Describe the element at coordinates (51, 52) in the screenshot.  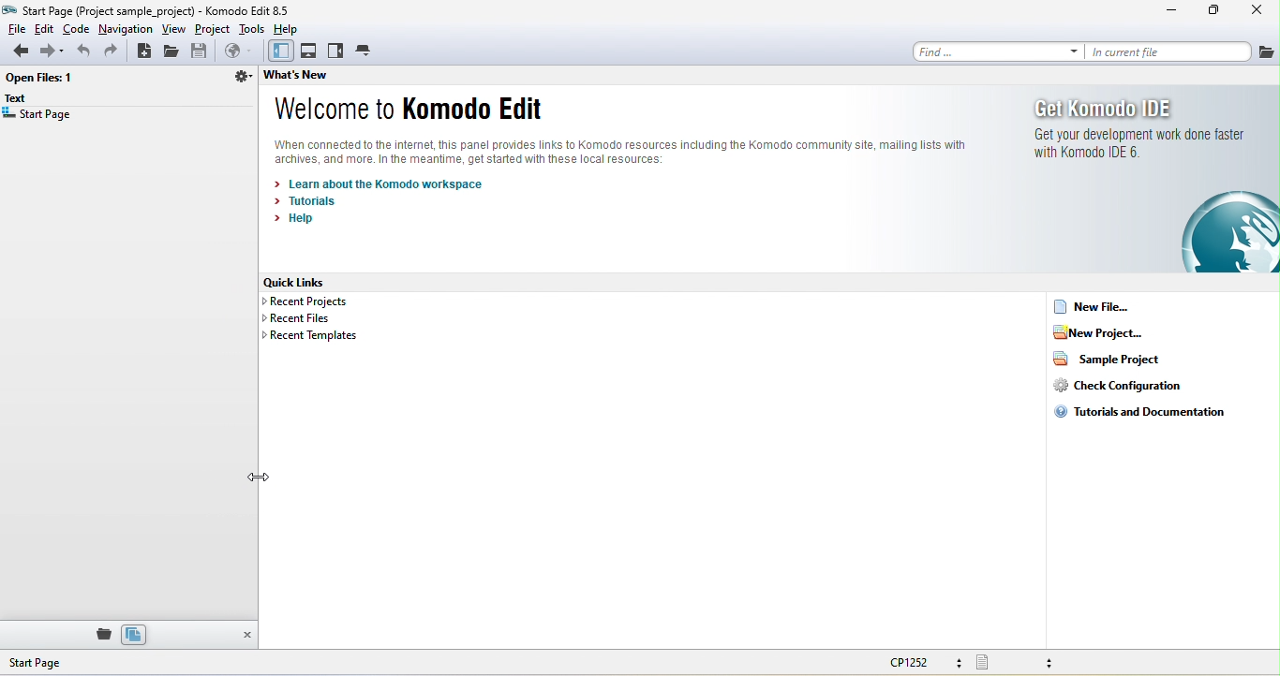
I see `forward` at that location.